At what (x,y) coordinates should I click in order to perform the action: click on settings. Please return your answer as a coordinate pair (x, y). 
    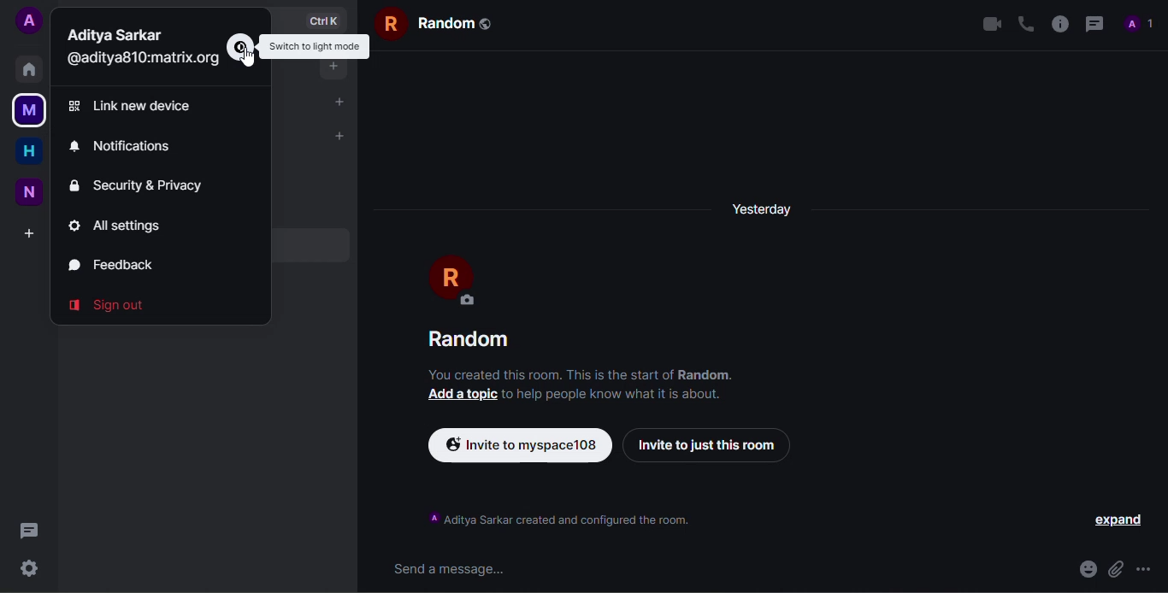
    Looking at the image, I should click on (27, 568).